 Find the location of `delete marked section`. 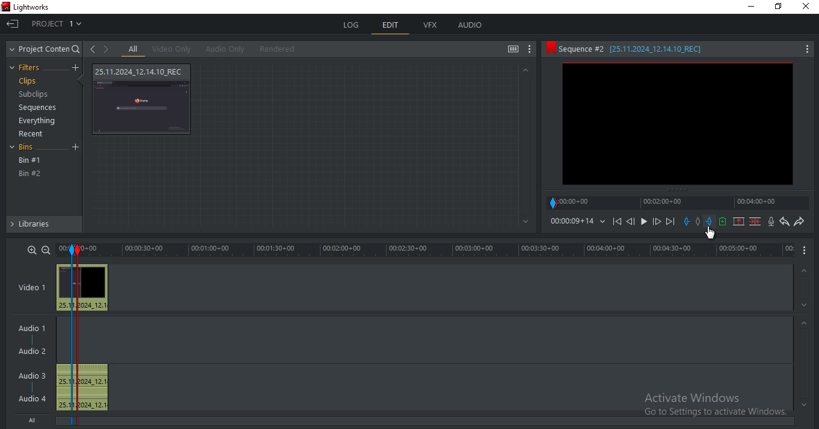

delete marked section is located at coordinates (755, 222).